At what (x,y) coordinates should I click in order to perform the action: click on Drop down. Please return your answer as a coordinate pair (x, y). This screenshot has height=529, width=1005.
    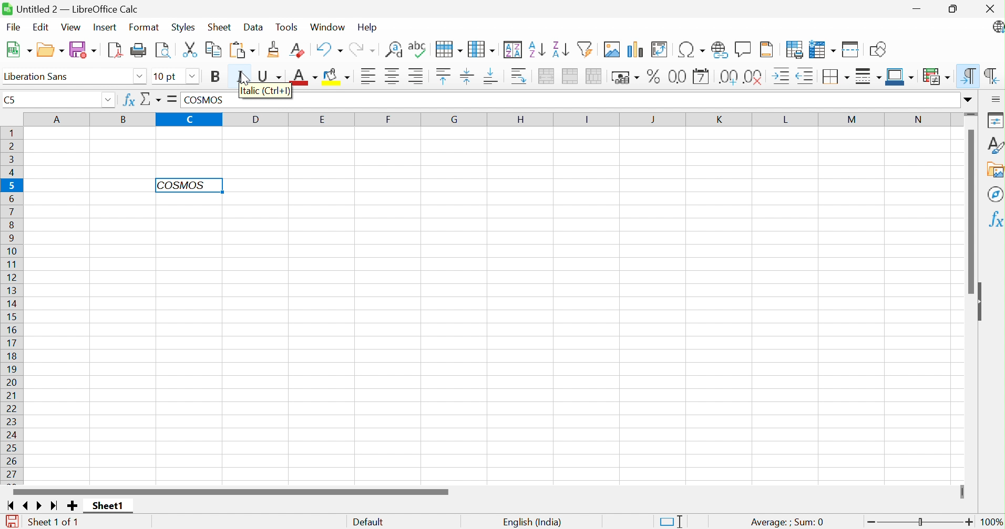
    Looking at the image, I should click on (139, 78).